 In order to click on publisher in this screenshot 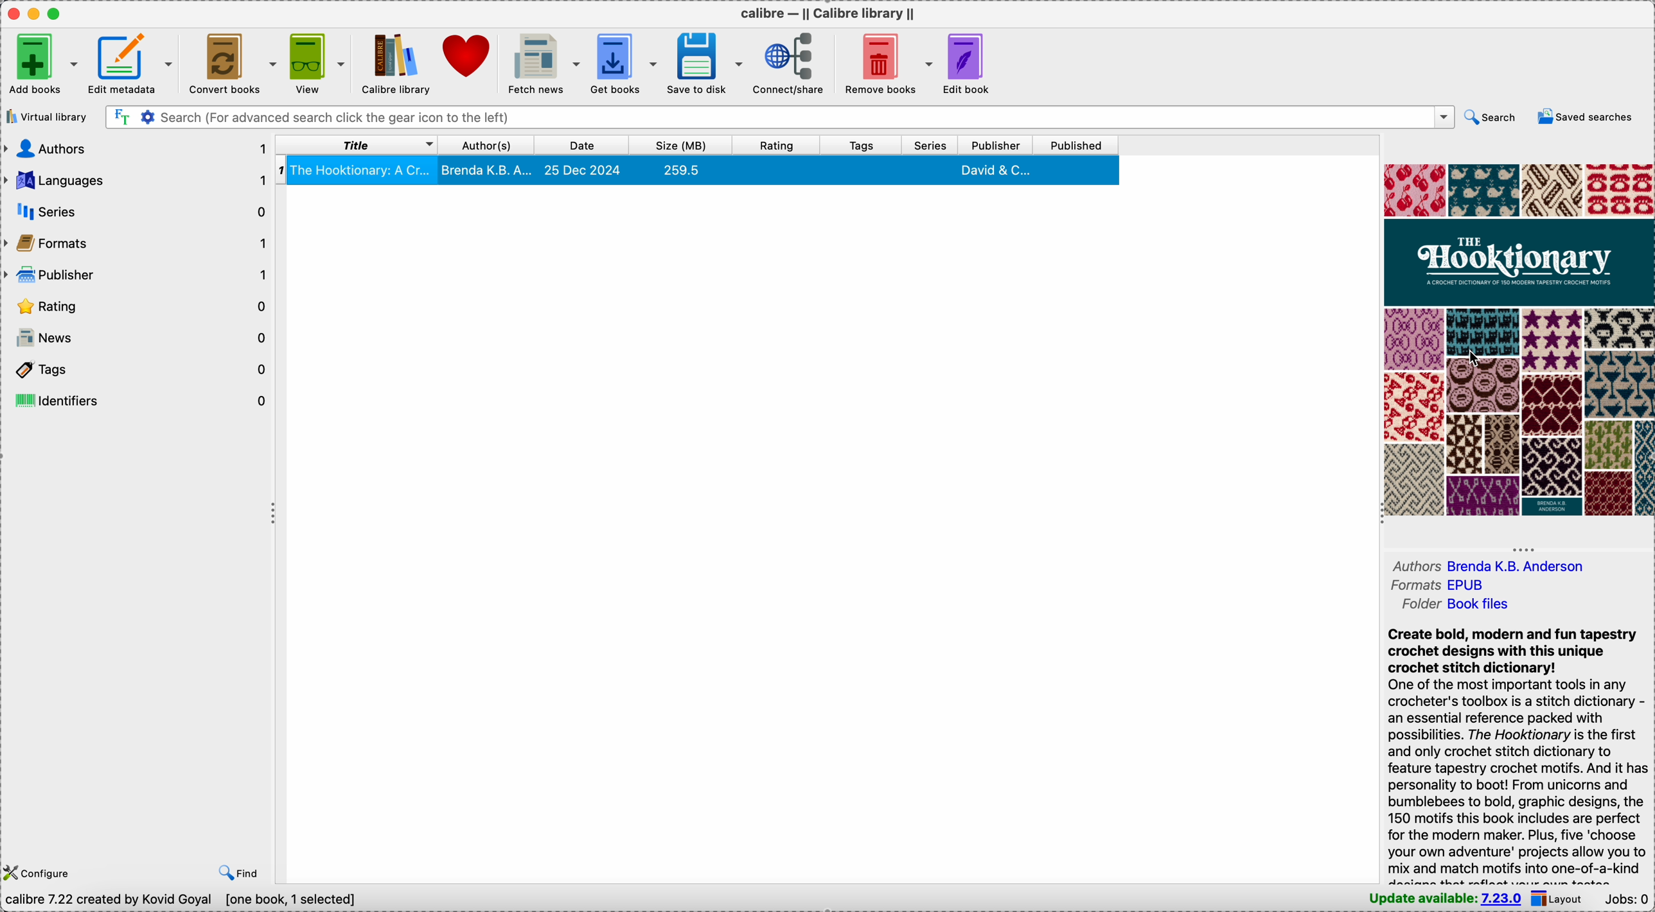, I will do `click(995, 144)`.